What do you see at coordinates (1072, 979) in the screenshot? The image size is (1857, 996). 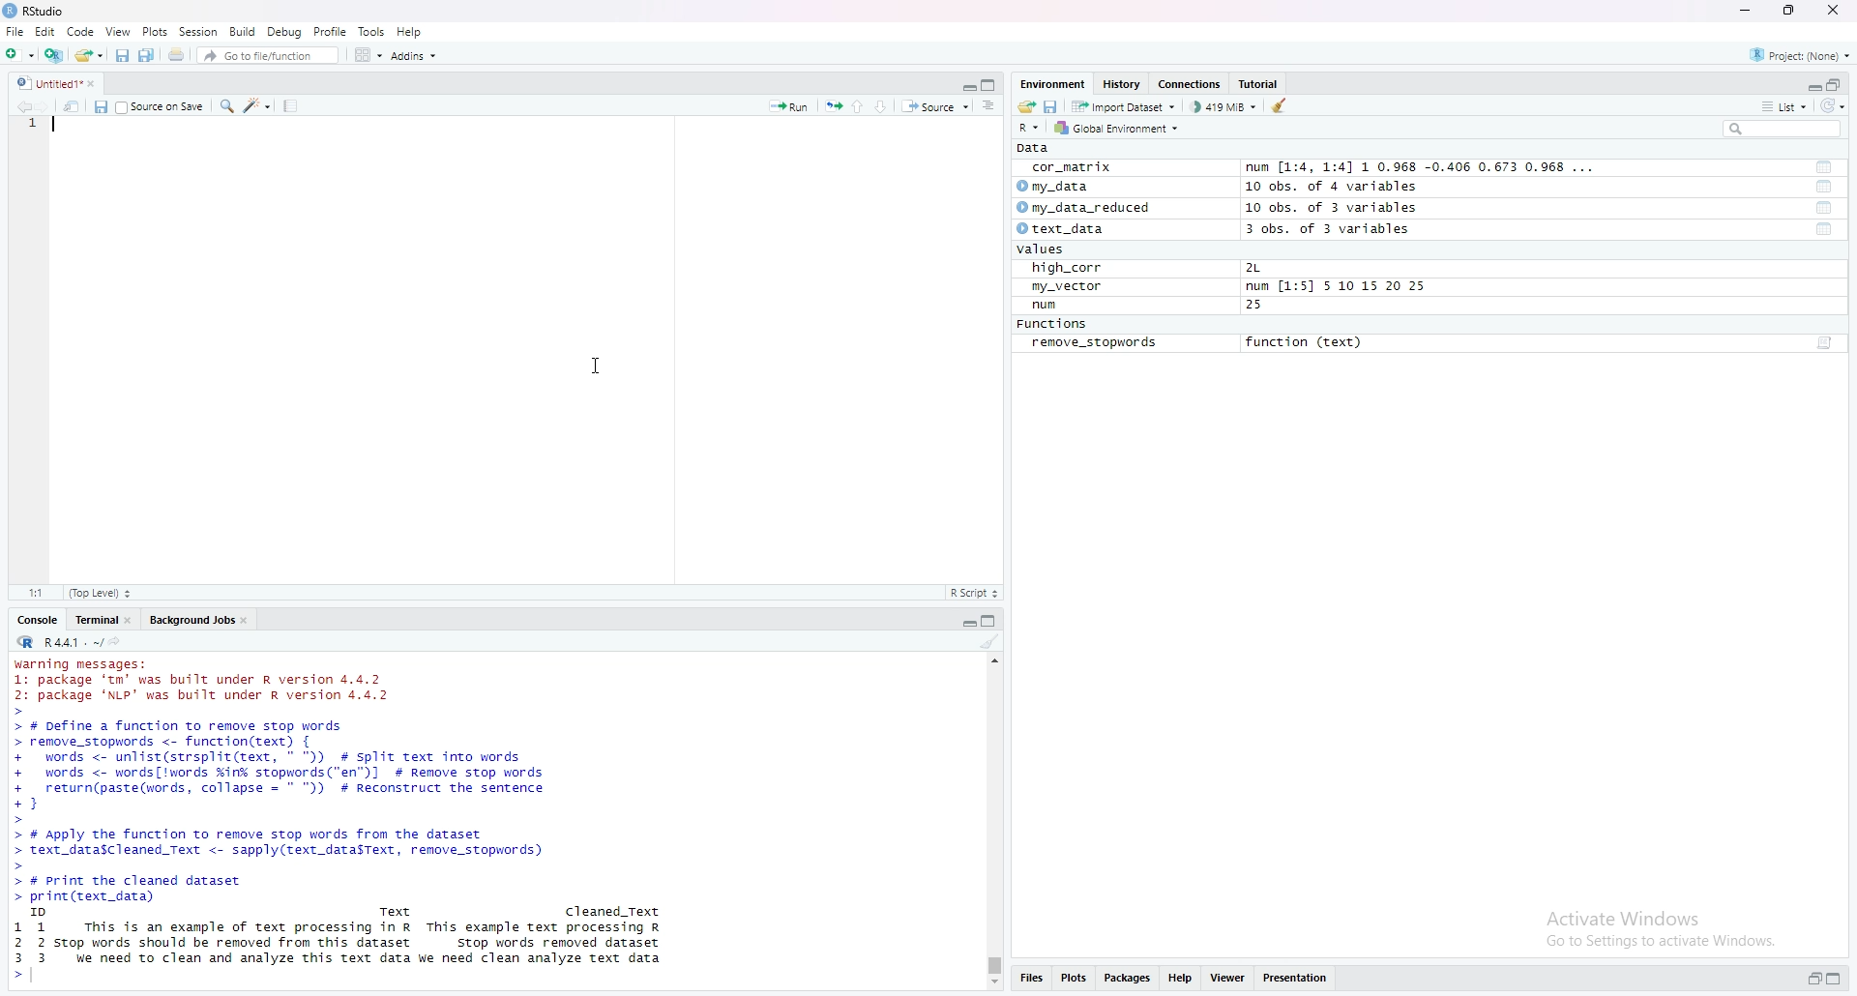 I see `Plots` at bounding box center [1072, 979].